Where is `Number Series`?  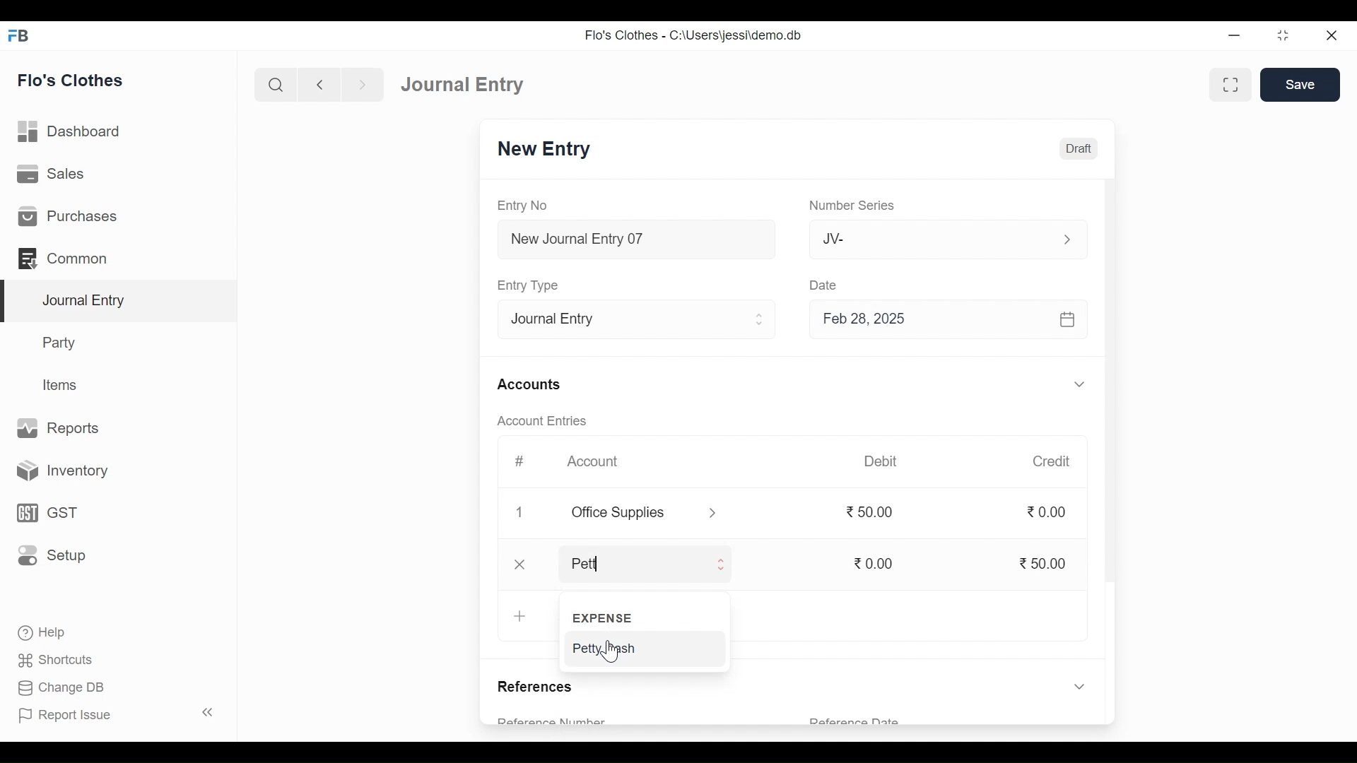
Number Series is located at coordinates (853, 206).